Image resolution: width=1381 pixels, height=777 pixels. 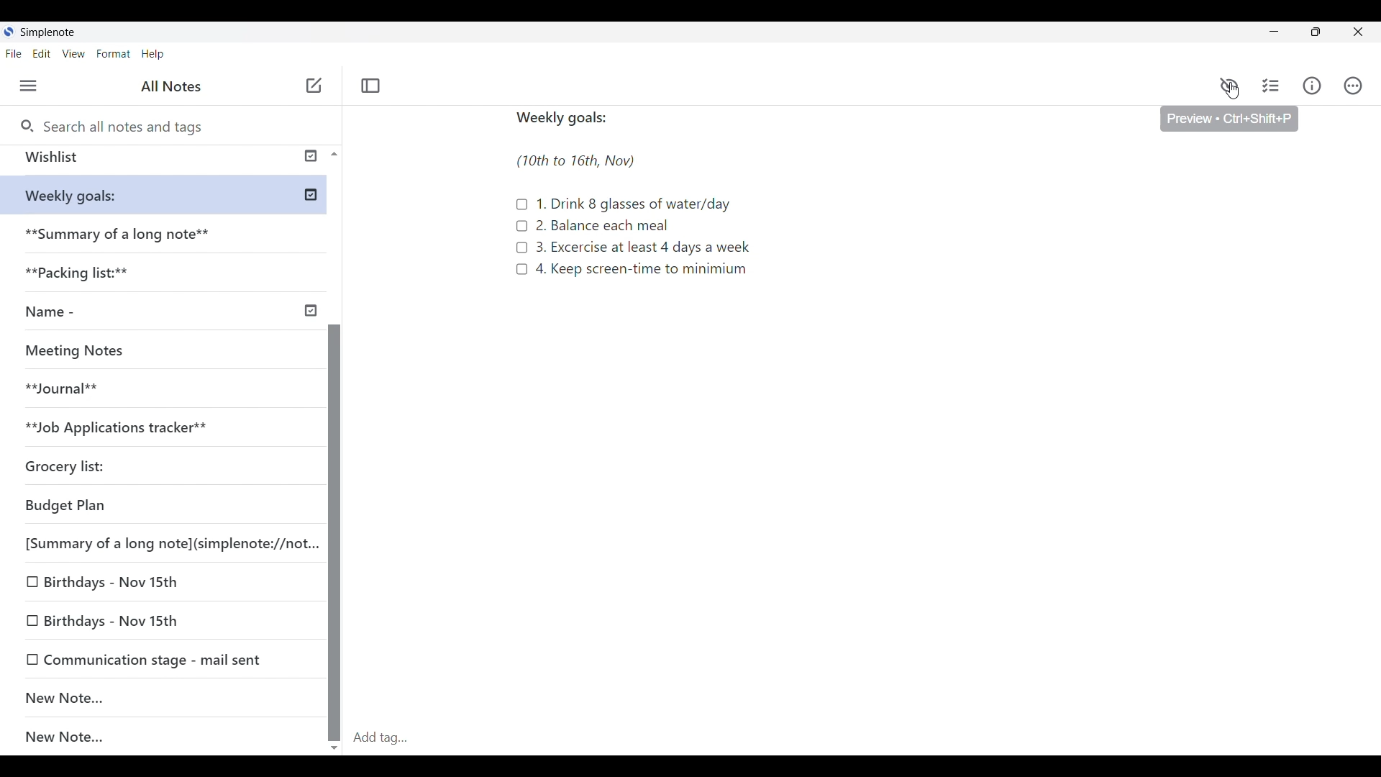 I want to click on 2. Balance each meal, so click(x=601, y=227).